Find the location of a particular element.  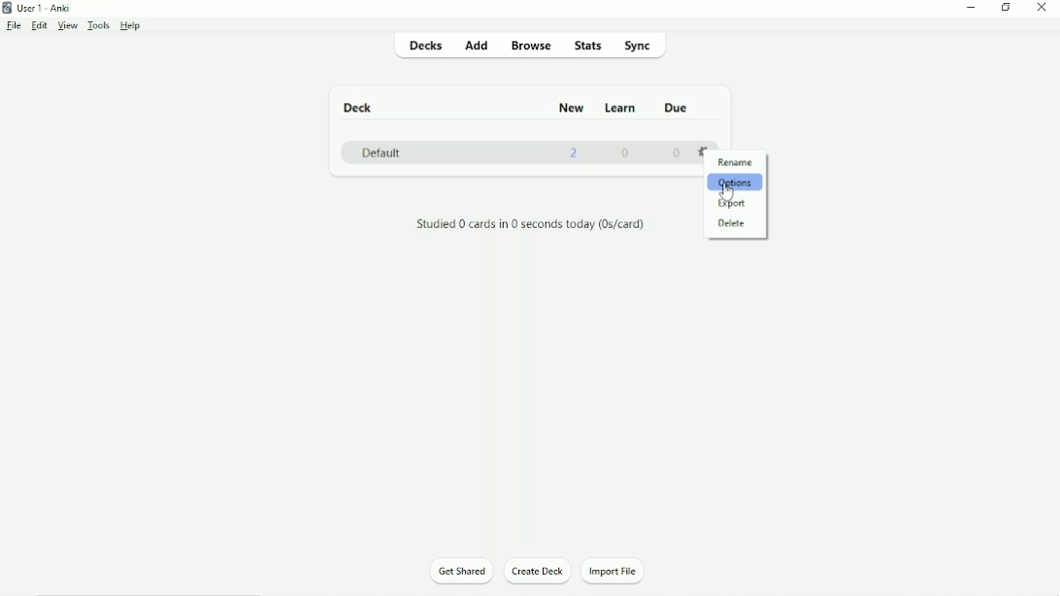

User 1 - Anki is located at coordinates (44, 8).